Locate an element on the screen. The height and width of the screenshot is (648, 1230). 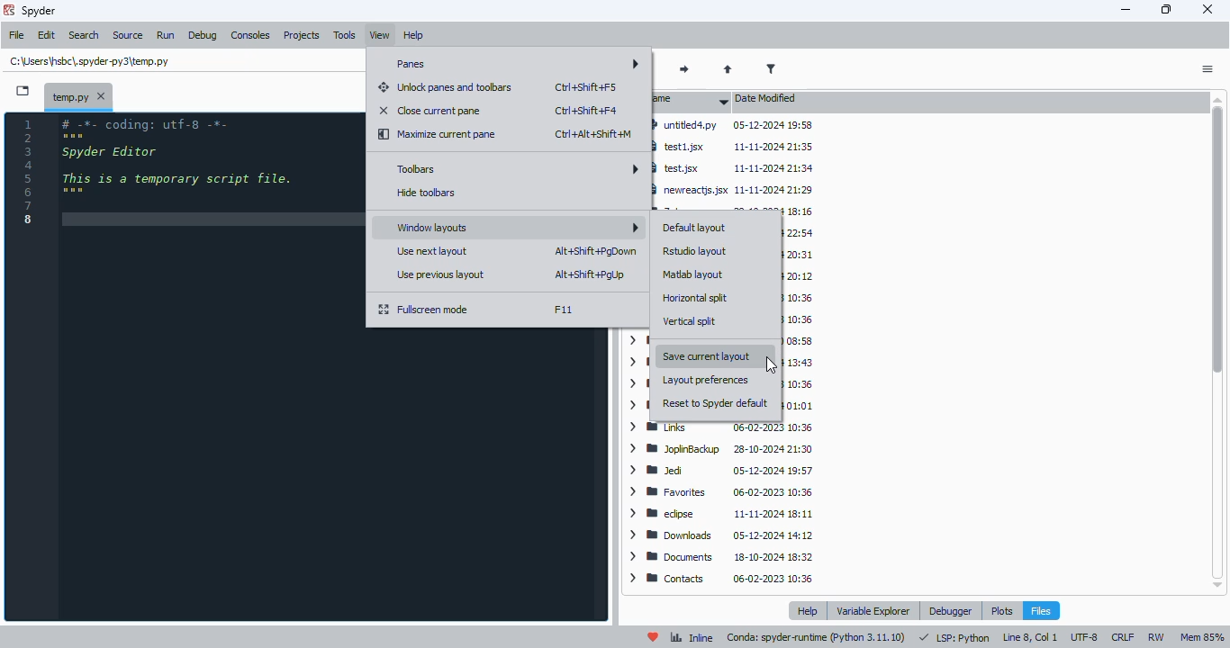
debugger is located at coordinates (951, 611).